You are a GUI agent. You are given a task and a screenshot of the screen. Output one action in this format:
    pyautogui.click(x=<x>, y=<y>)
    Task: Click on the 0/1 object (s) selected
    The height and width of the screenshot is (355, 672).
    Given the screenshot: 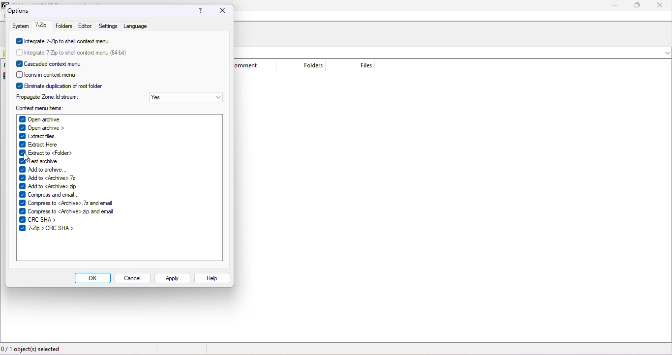 What is the action you would take?
    pyautogui.click(x=32, y=350)
    